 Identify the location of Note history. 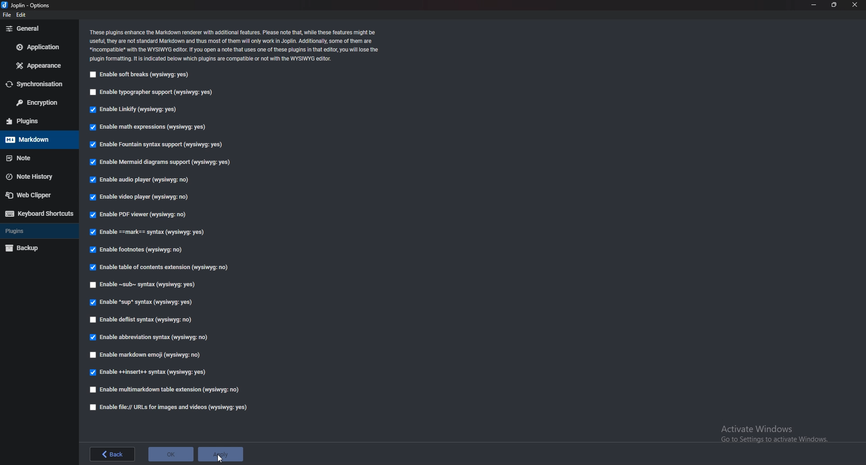
(36, 176).